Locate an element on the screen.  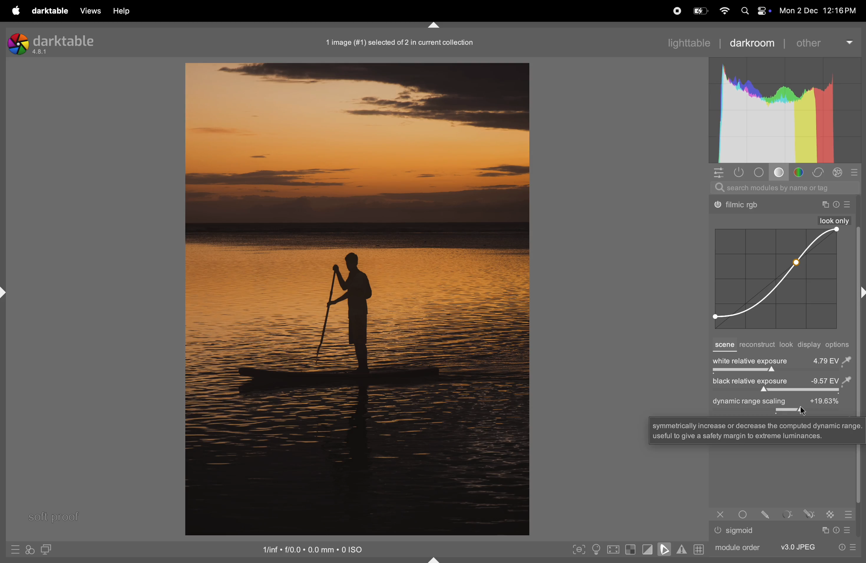
 is located at coordinates (809, 514).